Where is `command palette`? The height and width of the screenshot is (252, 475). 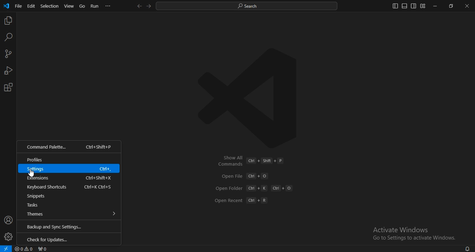 command palette is located at coordinates (69, 147).